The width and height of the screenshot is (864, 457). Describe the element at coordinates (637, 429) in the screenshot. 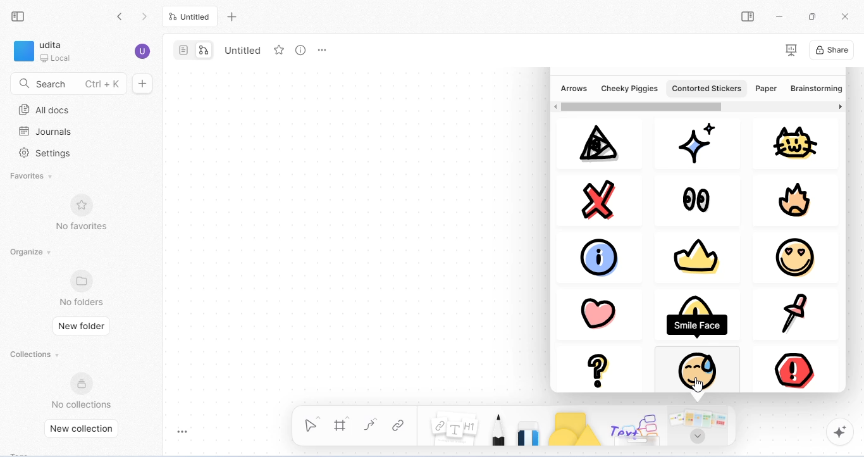

I see `others` at that location.